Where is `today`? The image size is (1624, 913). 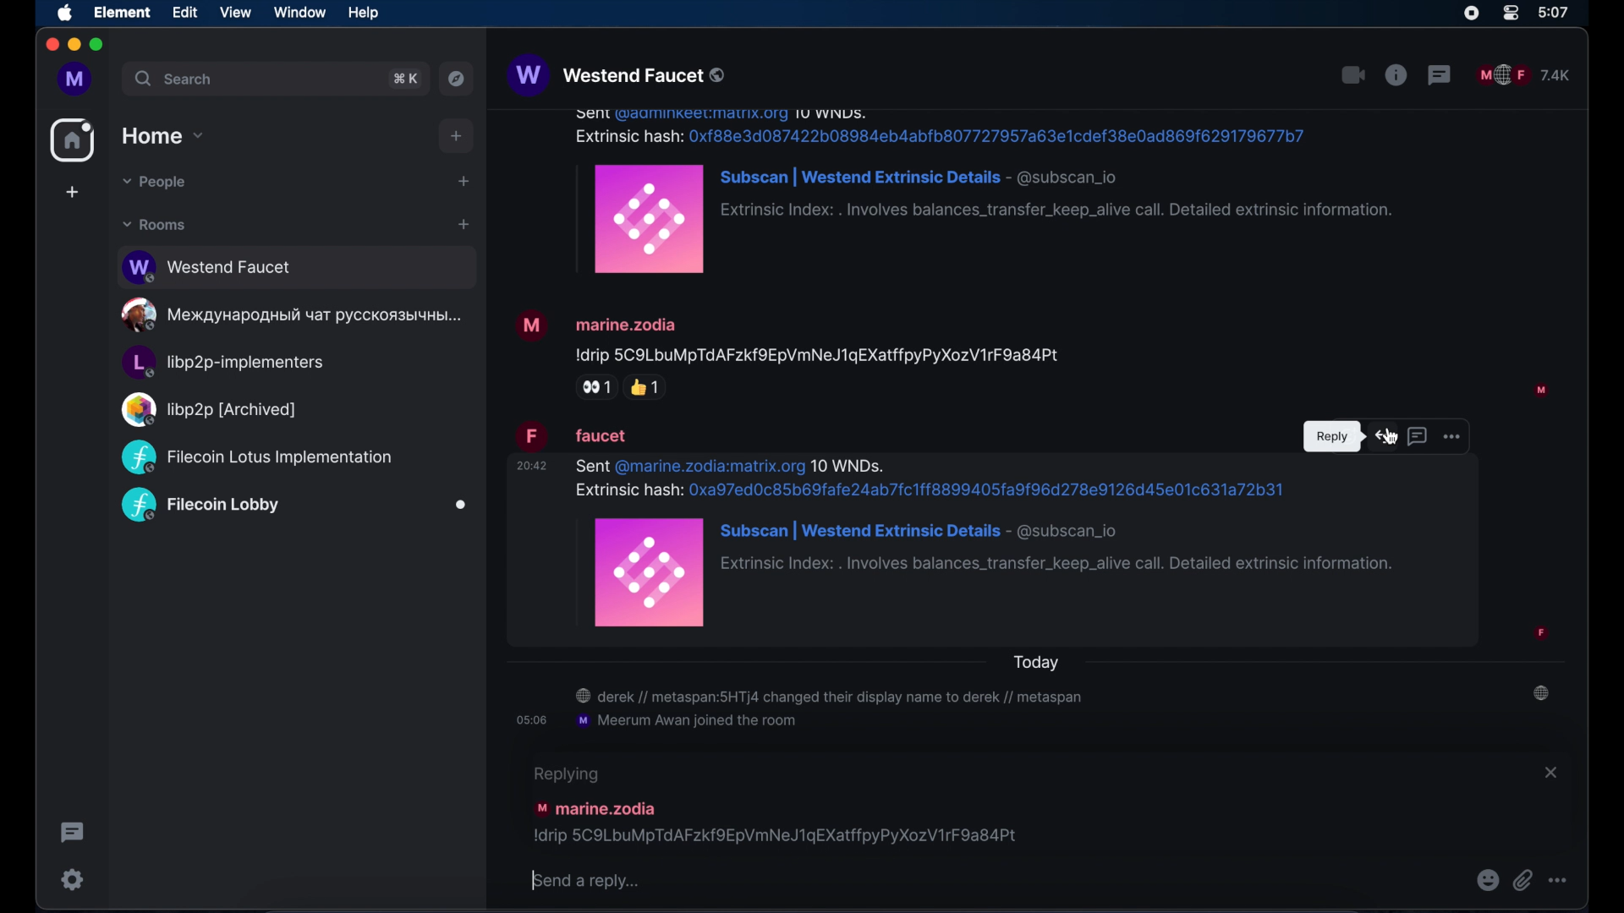
today is located at coordinates (1039, 661).